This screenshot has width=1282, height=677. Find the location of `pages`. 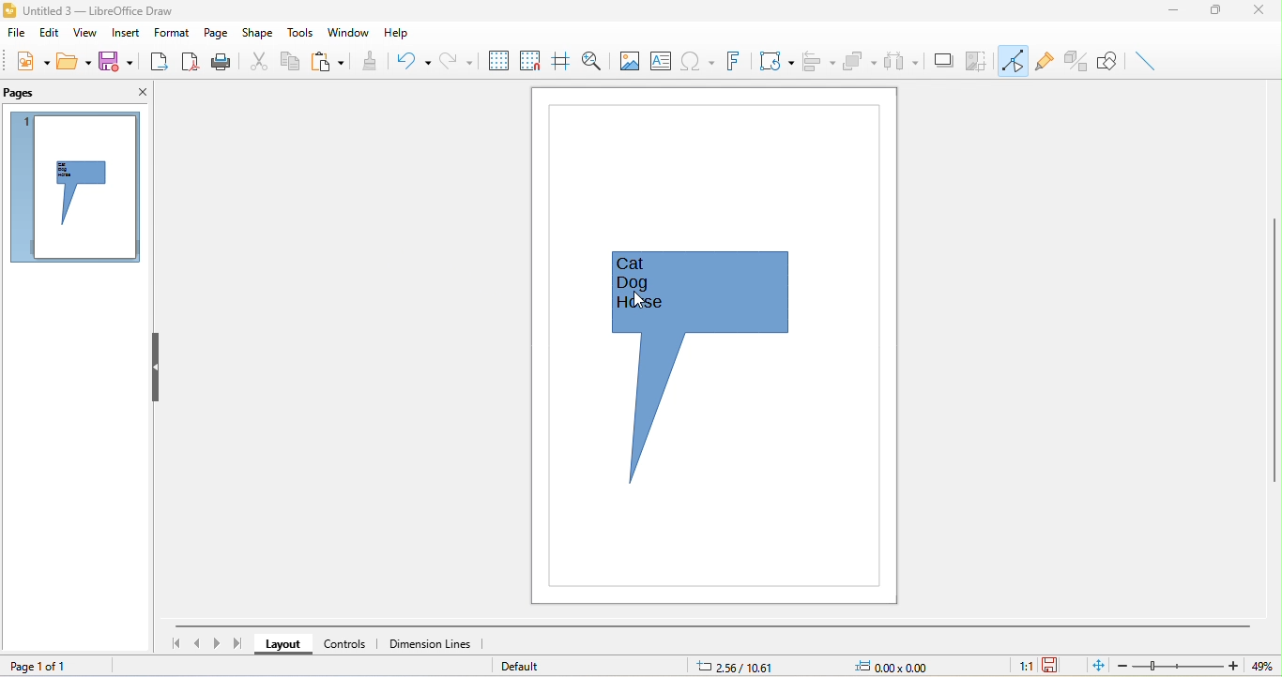

pages is located at coordinates (23, 92).